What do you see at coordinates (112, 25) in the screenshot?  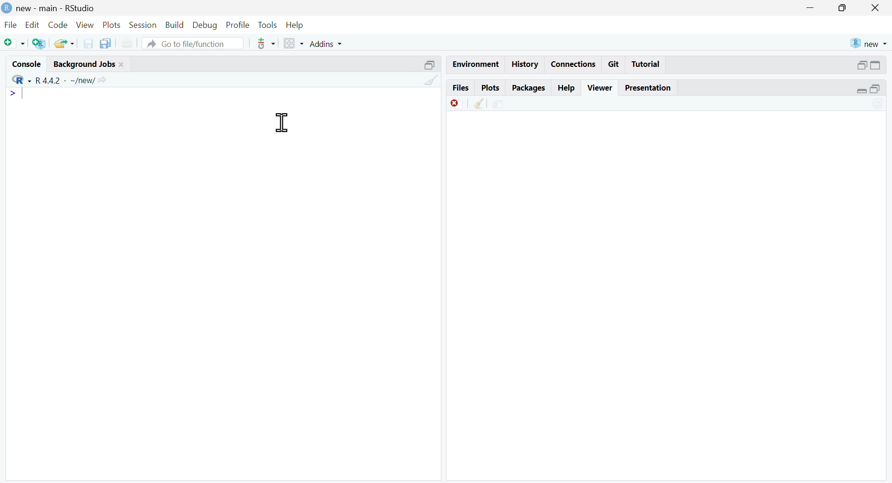 I see `plots` at bounding box center [112, 25].